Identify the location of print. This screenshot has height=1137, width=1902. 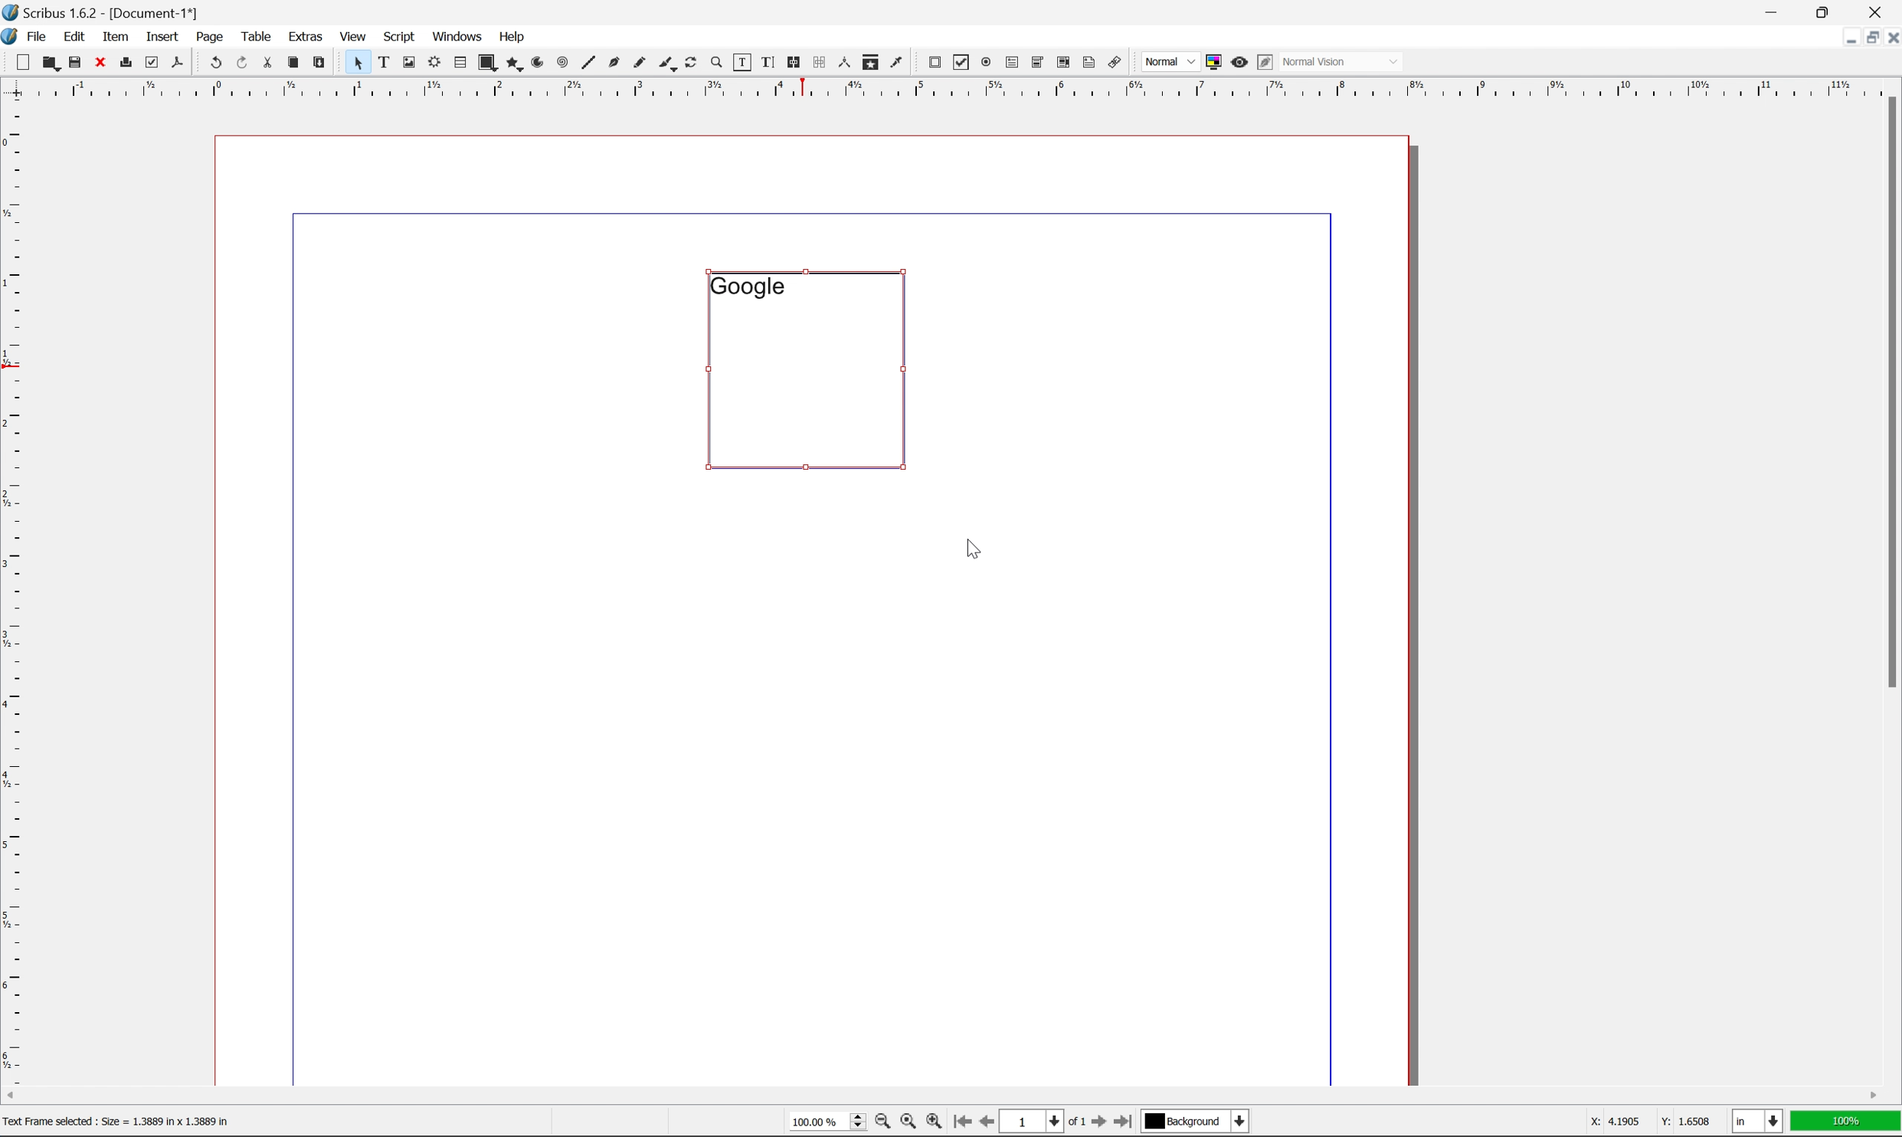
(125, 64).